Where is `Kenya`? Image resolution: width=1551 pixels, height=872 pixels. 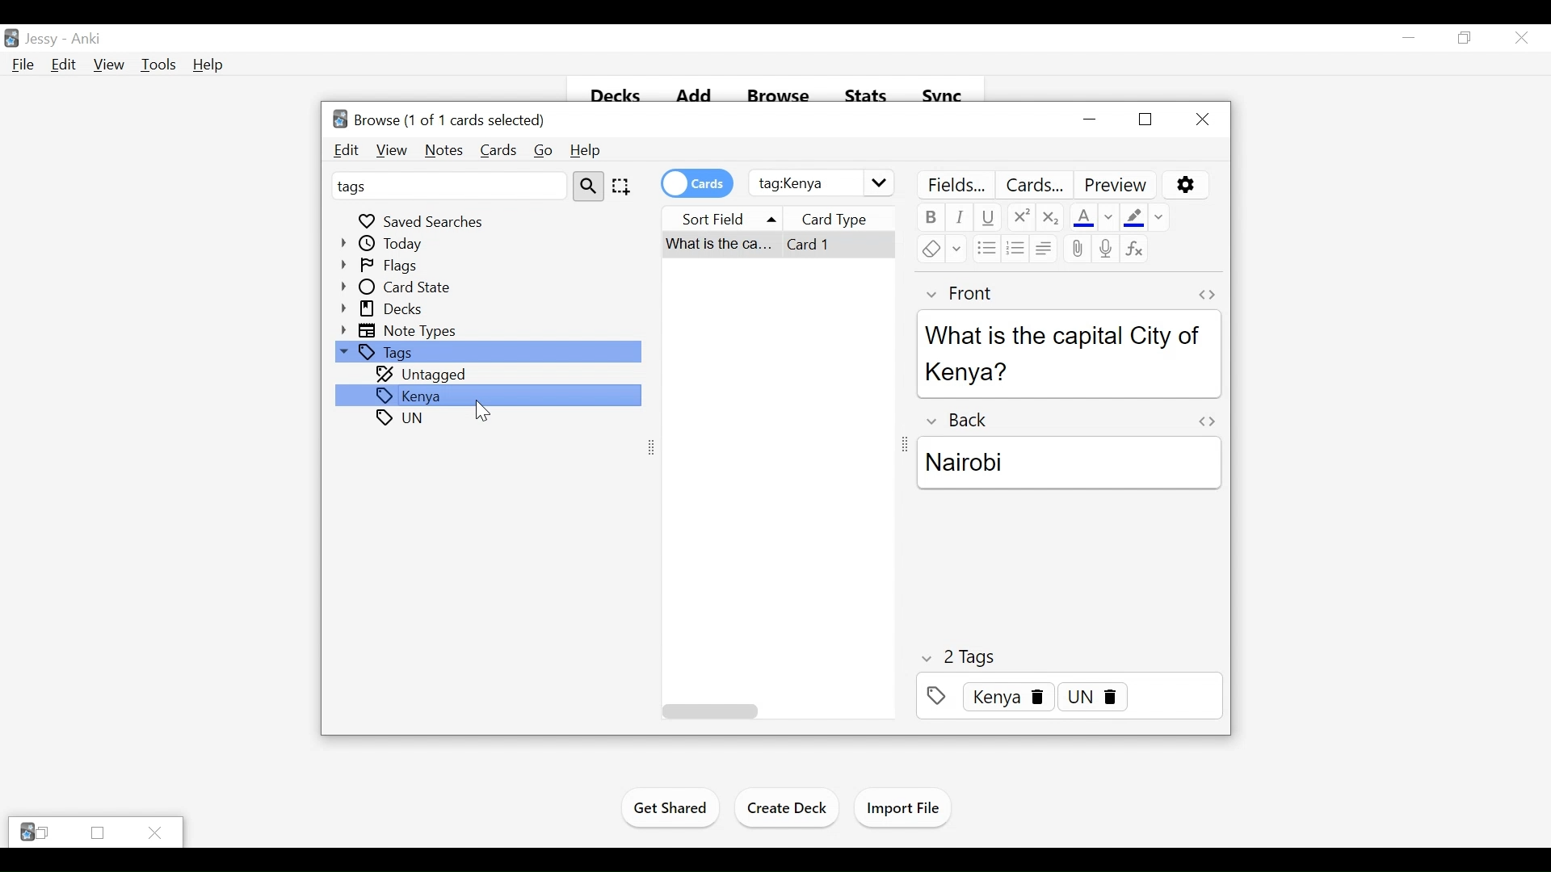
Kenya is located at coordinates (488, 395).